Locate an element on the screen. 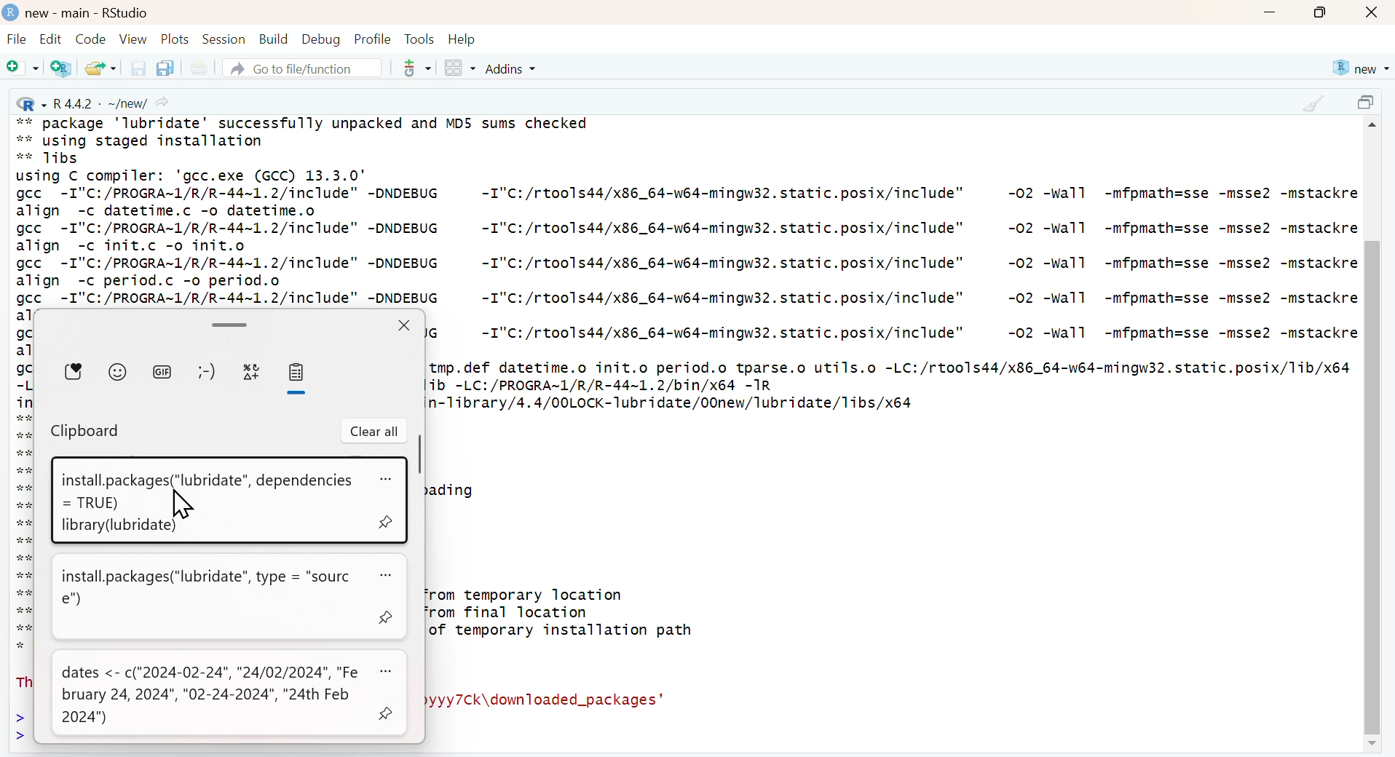 The width and height of the screenshot is (1395, 757). Help is located at coordinates (462, 39).